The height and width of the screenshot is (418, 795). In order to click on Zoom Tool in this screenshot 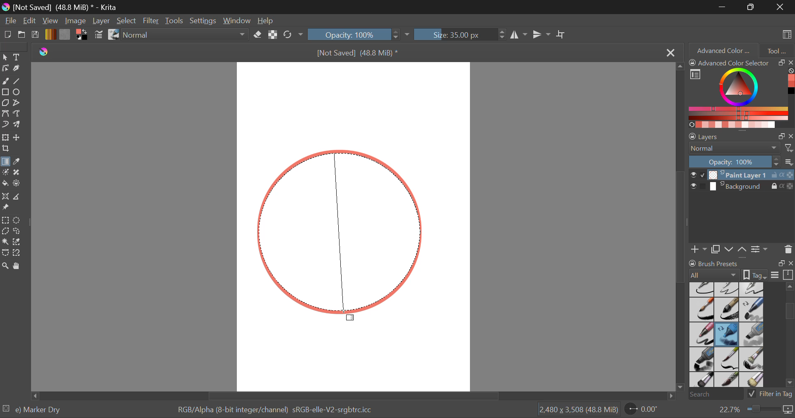, I will do `click(5, 265)`.